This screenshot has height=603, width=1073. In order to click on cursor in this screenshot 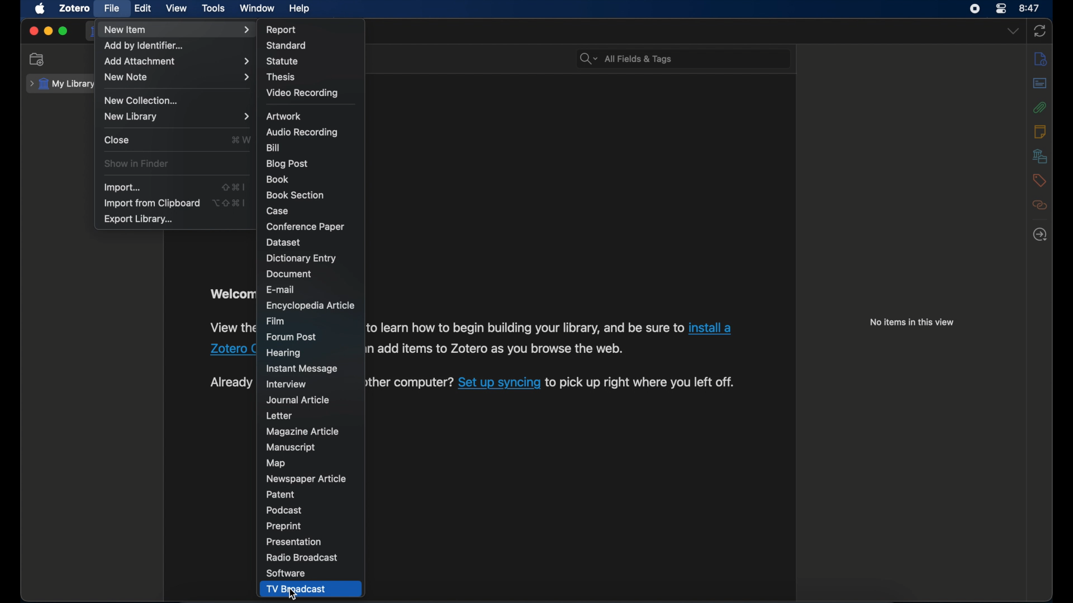, I will do `click(293, 594)`.